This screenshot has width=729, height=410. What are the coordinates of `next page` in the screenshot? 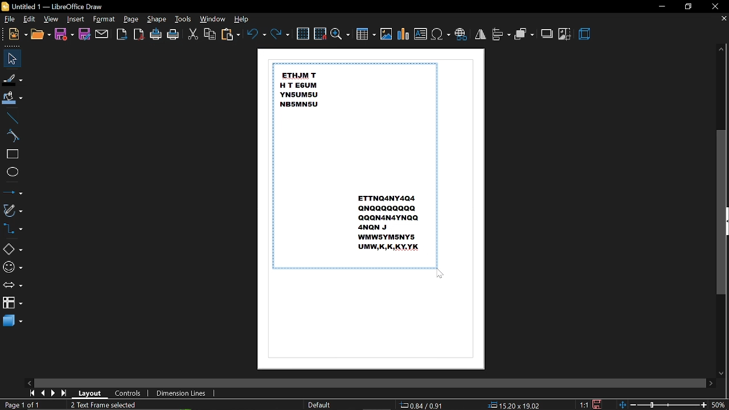 It's located at (55, 393).